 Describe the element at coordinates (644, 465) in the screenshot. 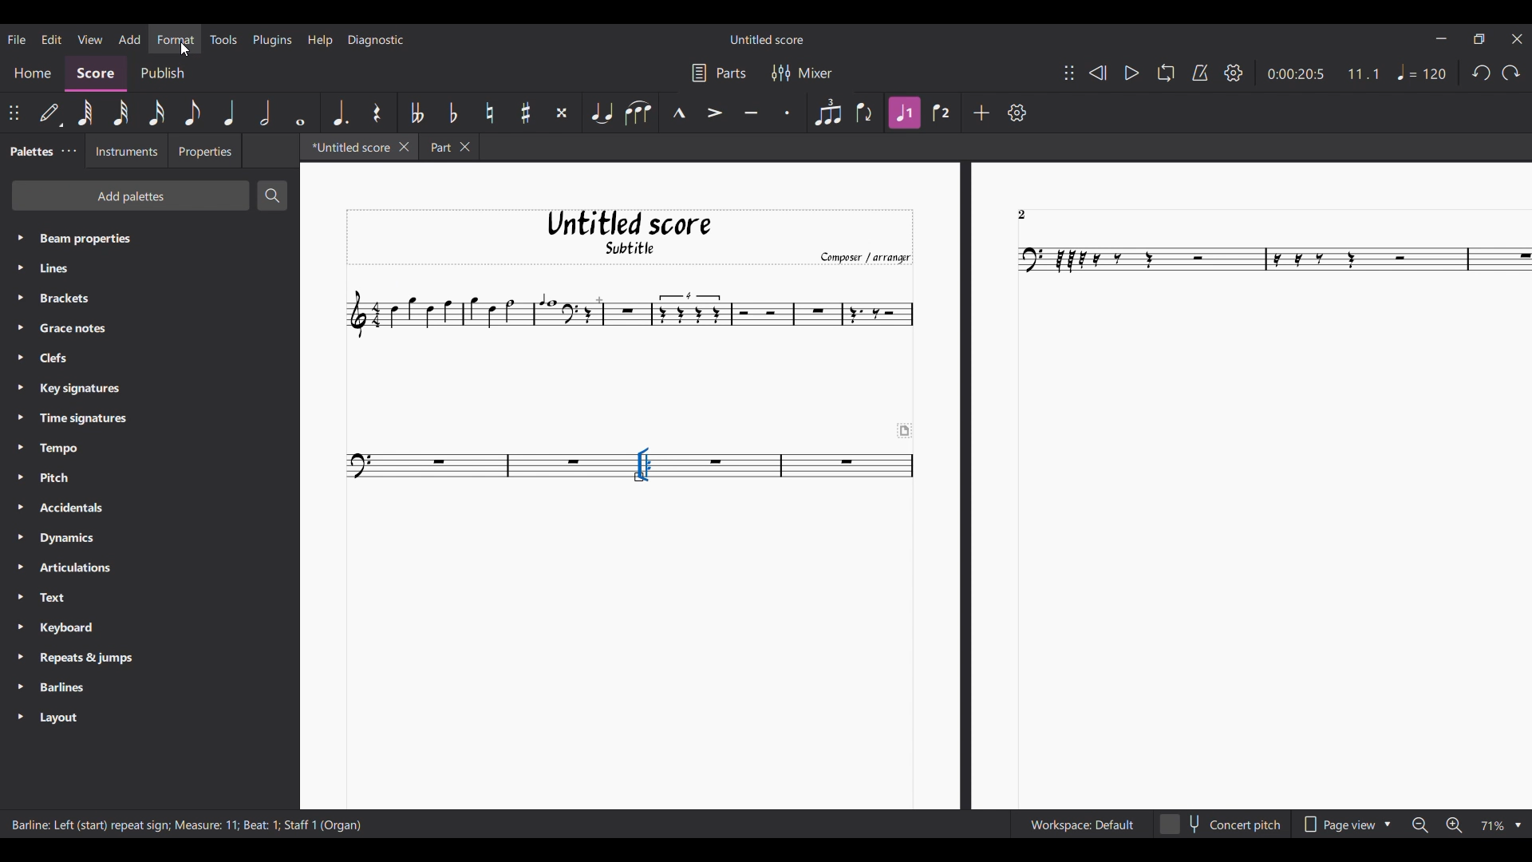

I see `Highlighted by cursor` at that location.